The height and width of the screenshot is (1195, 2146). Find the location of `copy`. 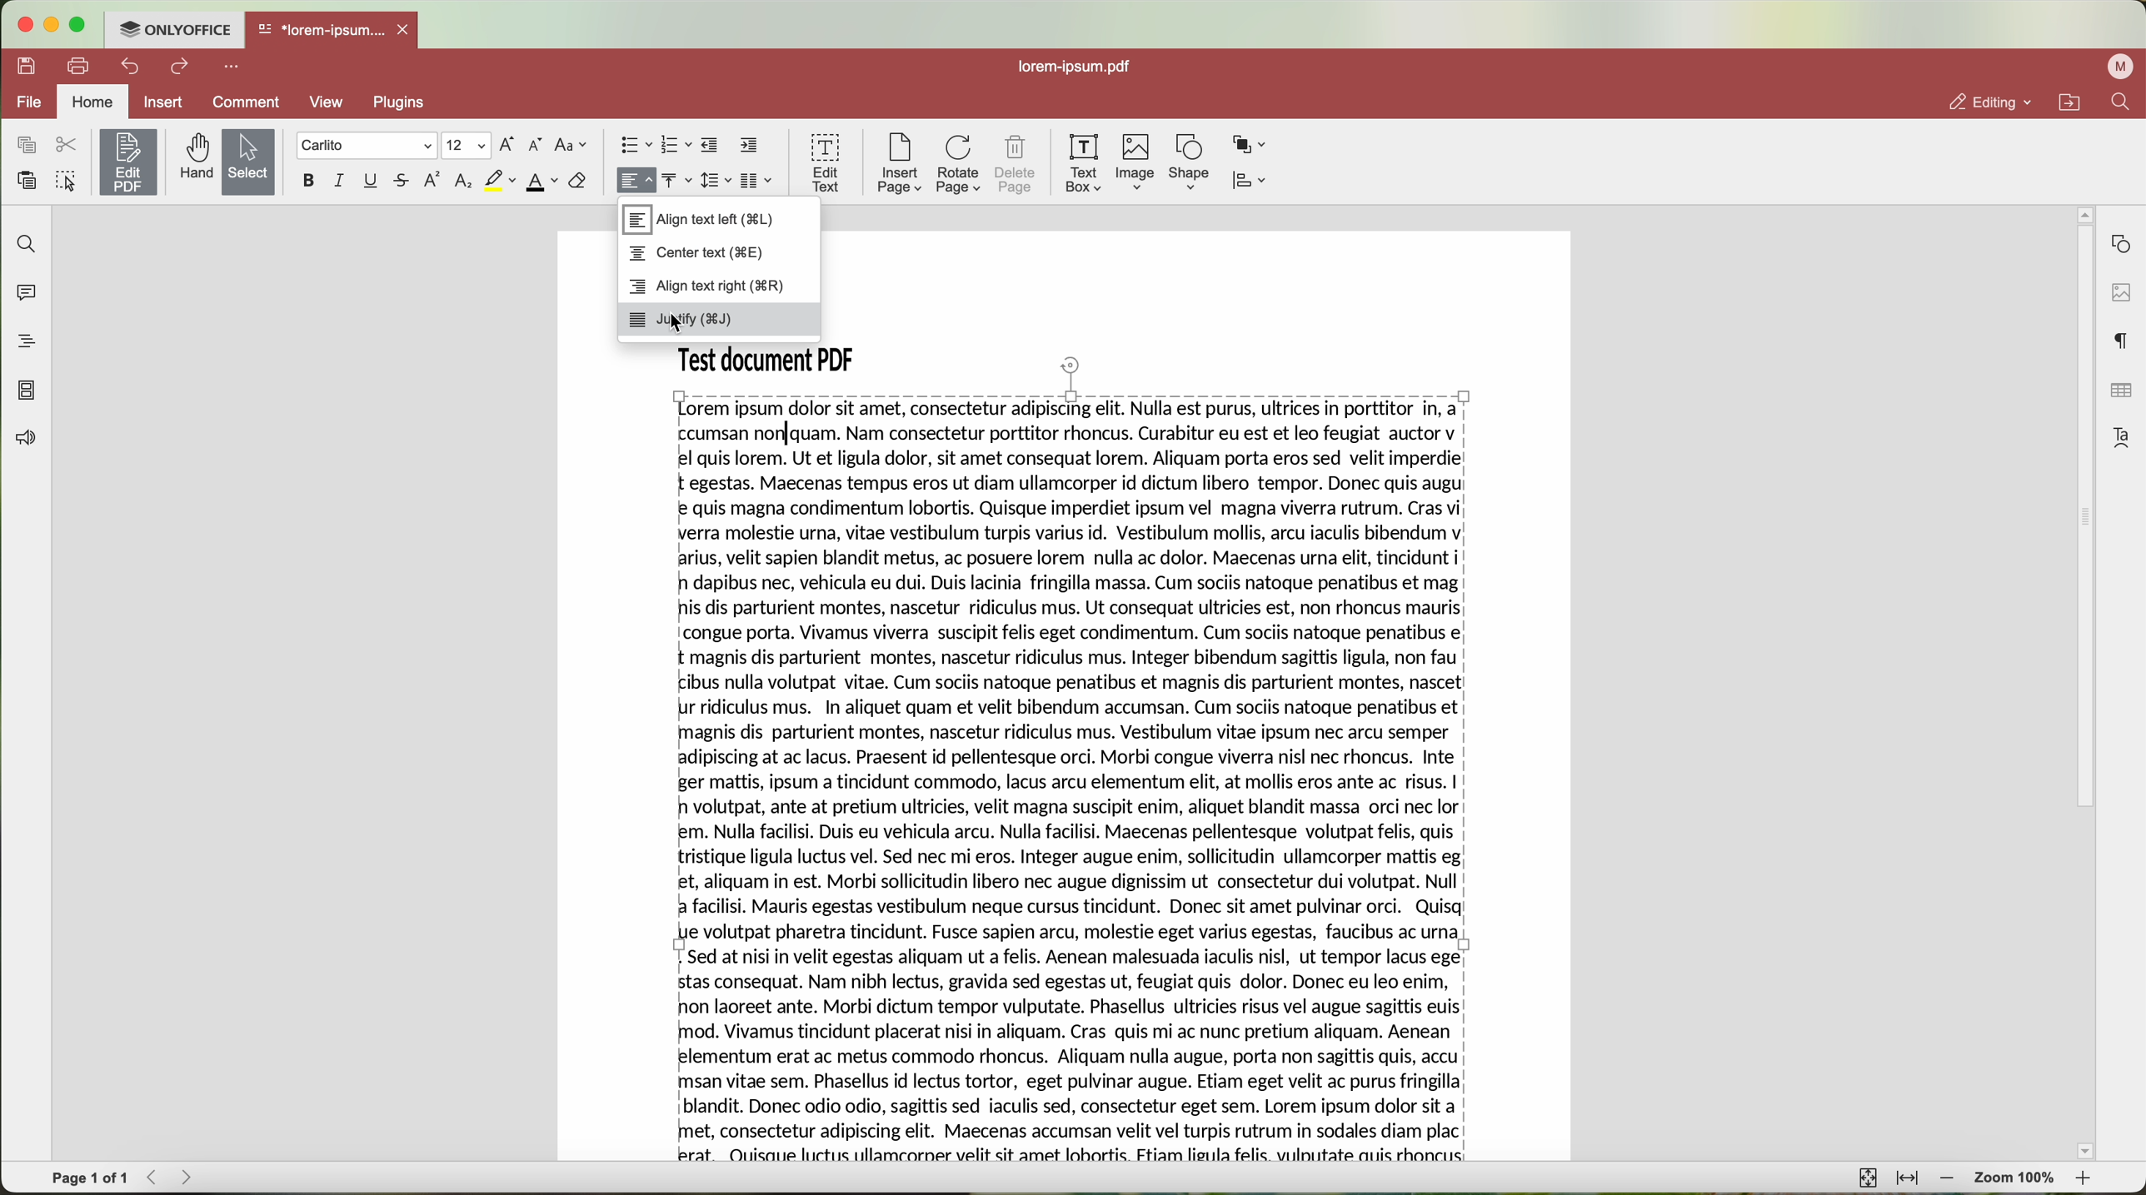

copy is located at coordinates (27, 145).